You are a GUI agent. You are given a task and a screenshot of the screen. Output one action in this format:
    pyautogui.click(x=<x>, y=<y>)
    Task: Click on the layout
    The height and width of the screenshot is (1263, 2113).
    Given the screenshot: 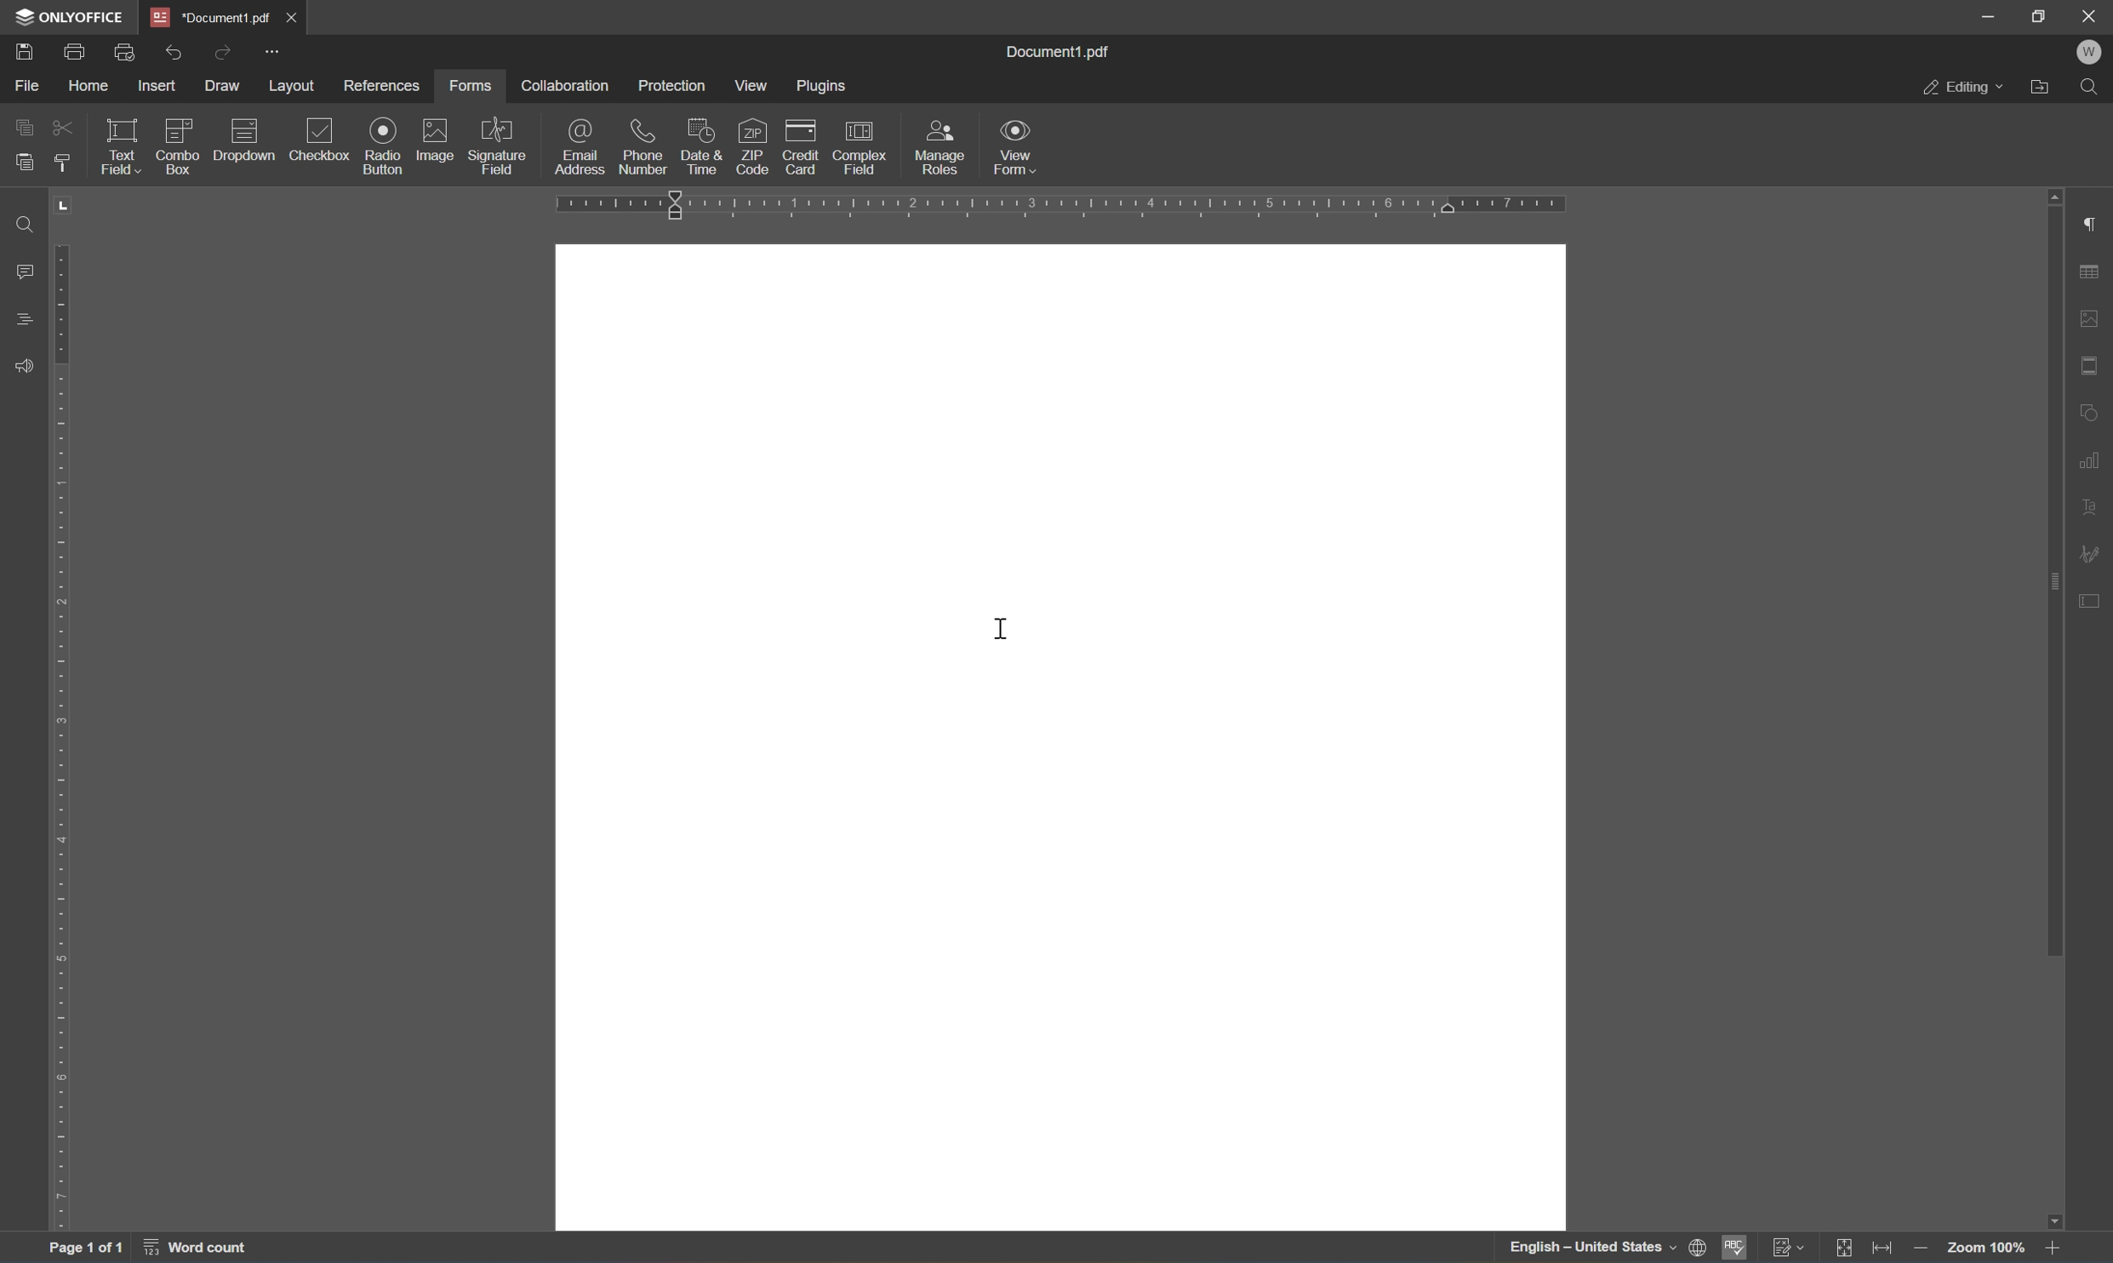 What is the action you would take?
    pyautogui.click(x=290, y=87)
    